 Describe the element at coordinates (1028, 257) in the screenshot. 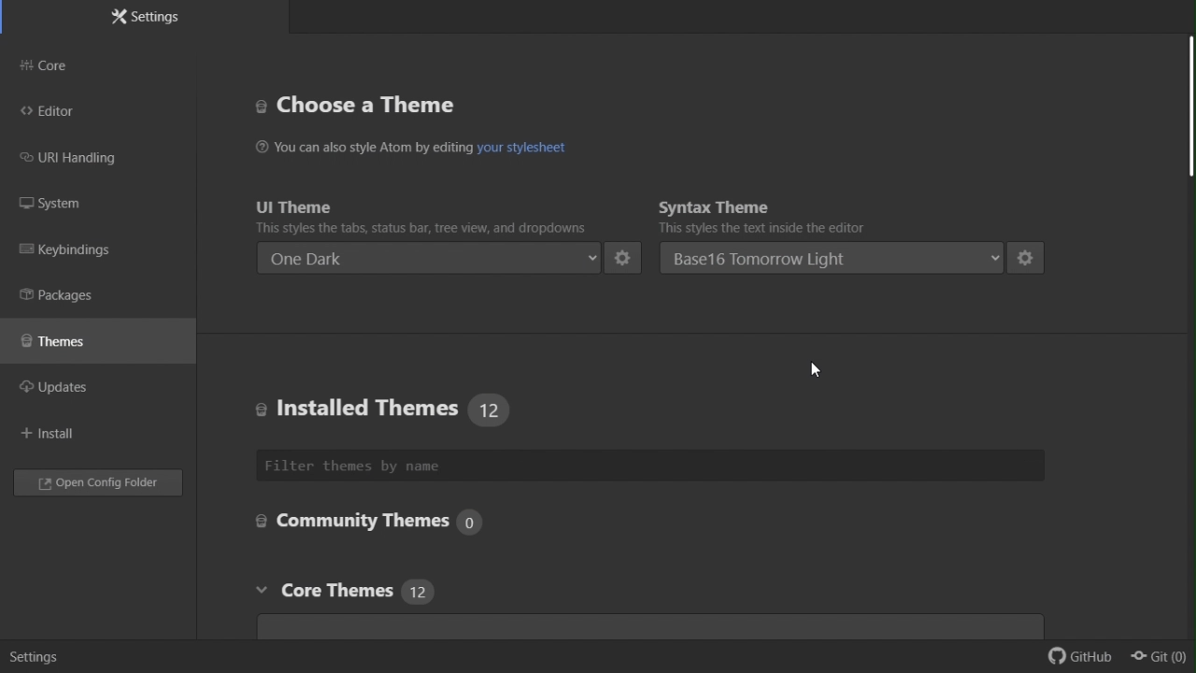

I see `settings` at that location.